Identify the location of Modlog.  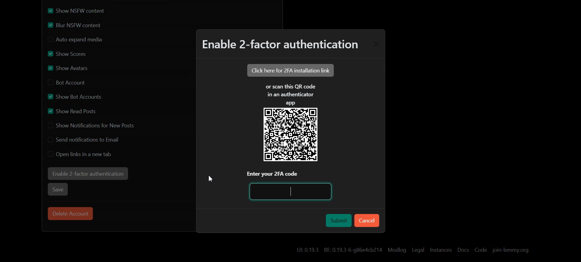
(397, 250).